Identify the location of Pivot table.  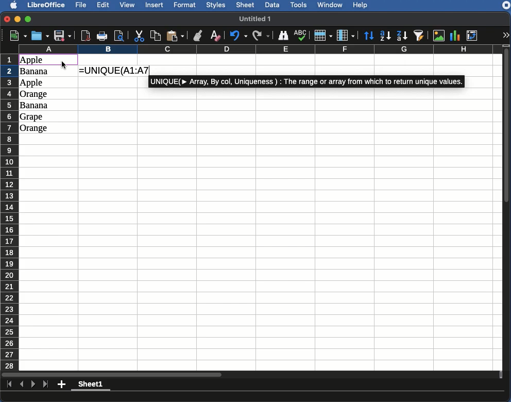
(473, 35).